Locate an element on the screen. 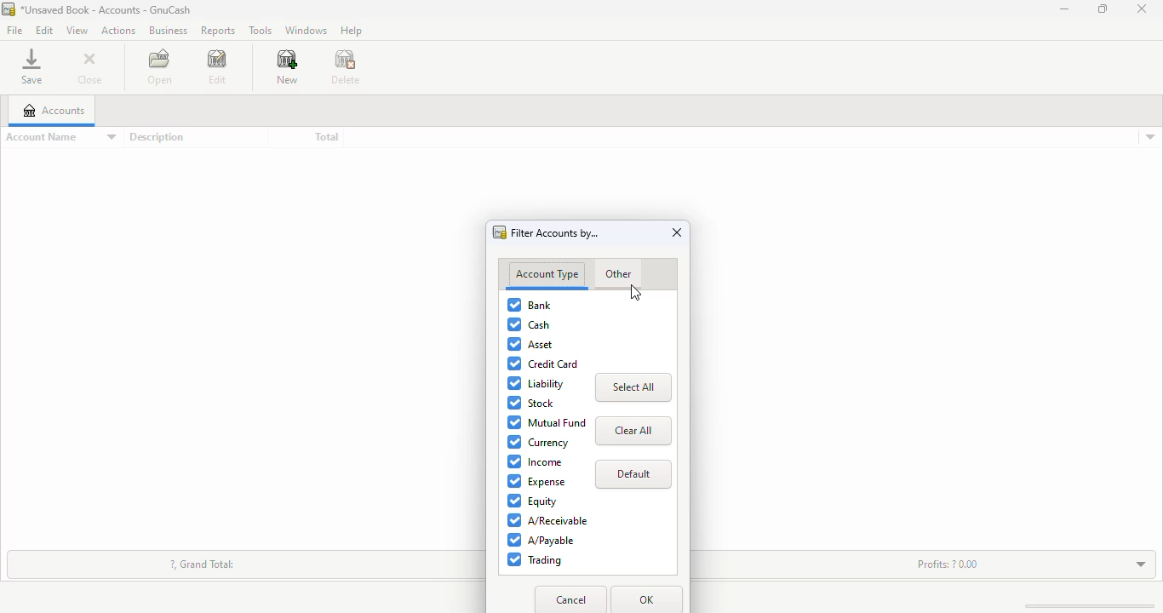 This screenshot has width=1163, height=613. new is located at coordinates (287, 67).